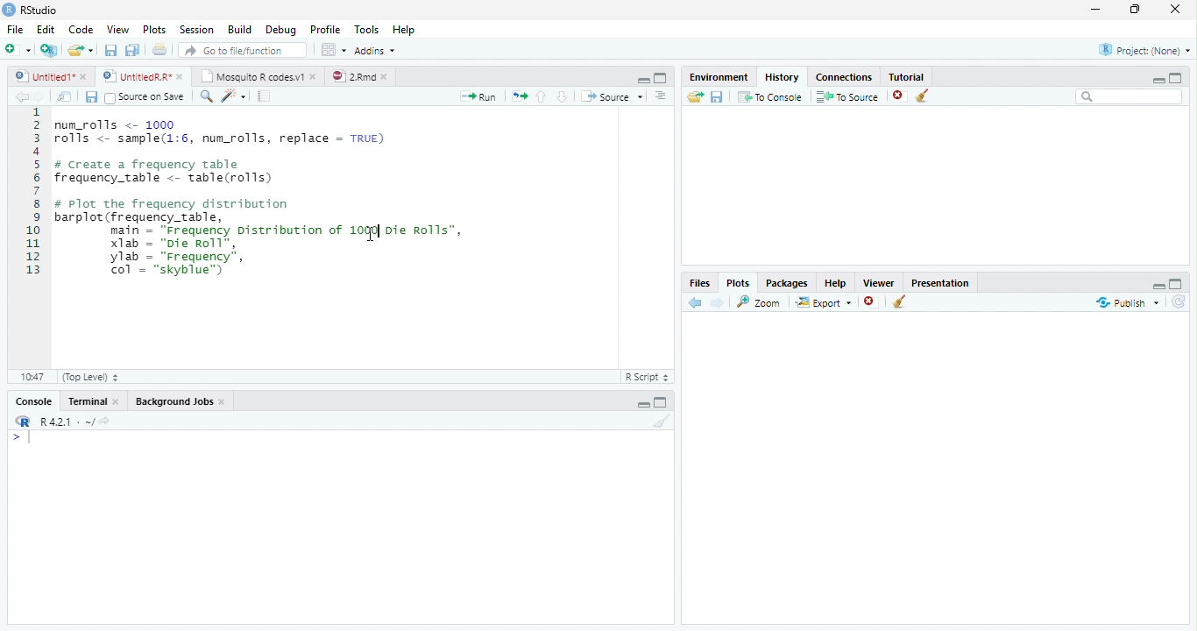 The height and width of the screenshot is (631, 1197). I want to click on Hide, so click(641, 404).